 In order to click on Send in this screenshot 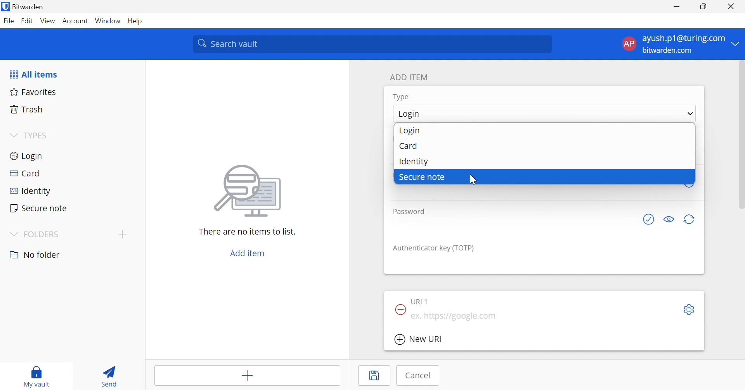, I will do `click(110, 375)`.